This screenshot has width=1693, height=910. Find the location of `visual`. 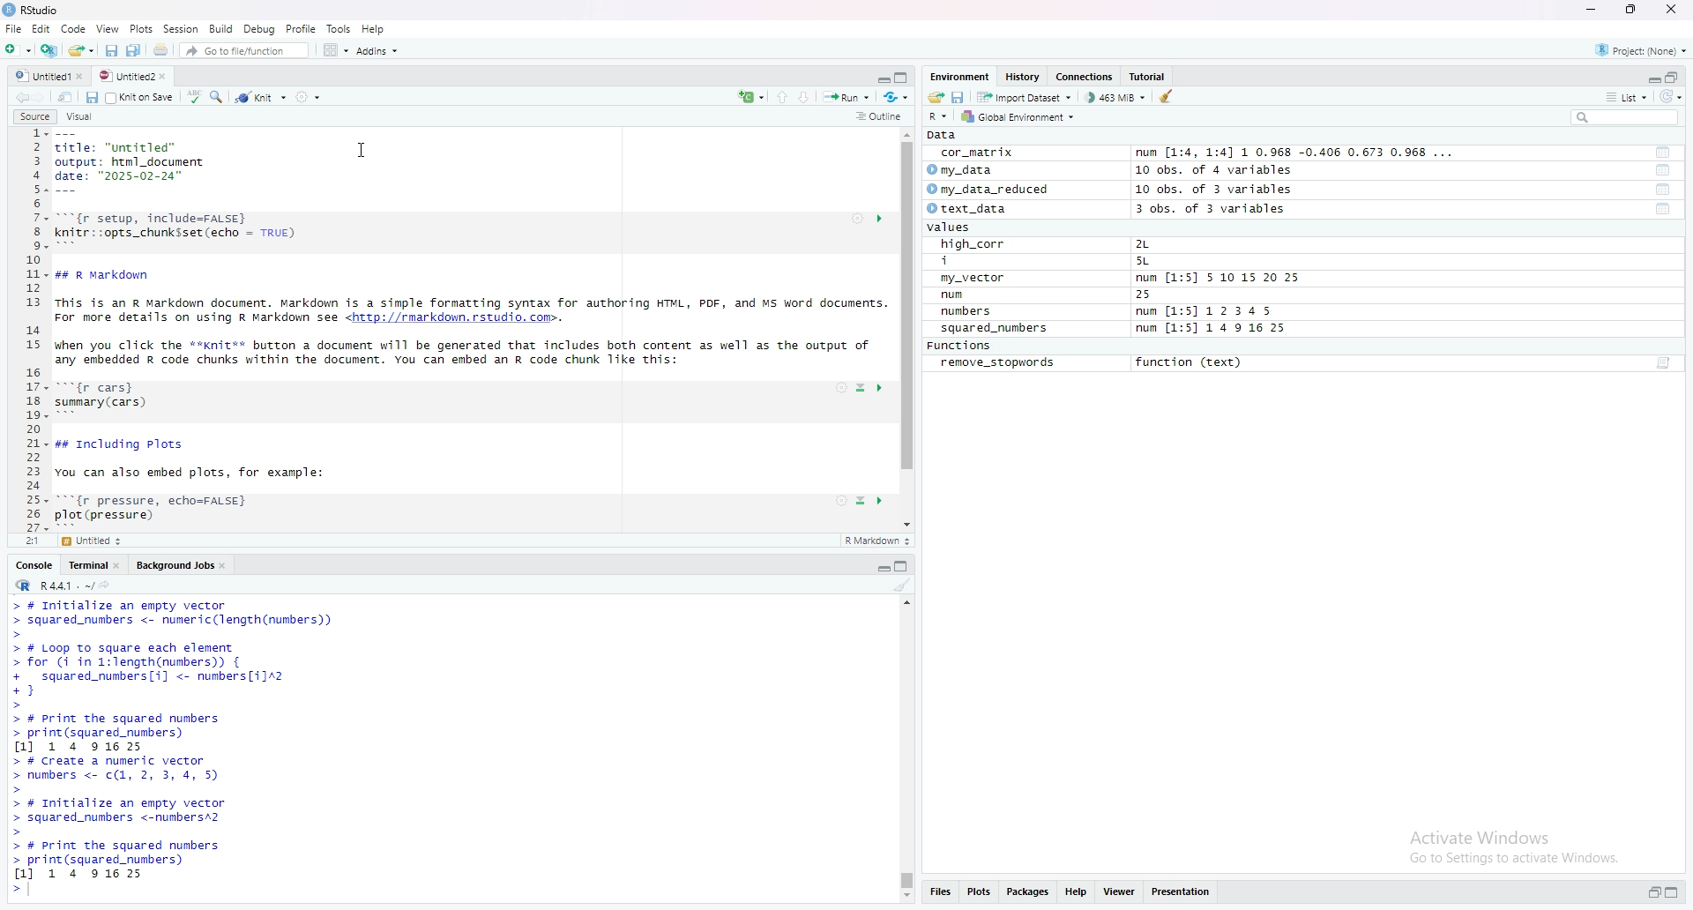

visual is located at coordinates (79, 116).